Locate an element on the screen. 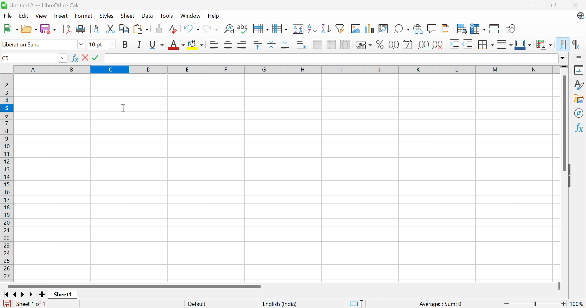 This screenshot has height=308, width=586. Unmerge cells is located at coordinates (346, 44).